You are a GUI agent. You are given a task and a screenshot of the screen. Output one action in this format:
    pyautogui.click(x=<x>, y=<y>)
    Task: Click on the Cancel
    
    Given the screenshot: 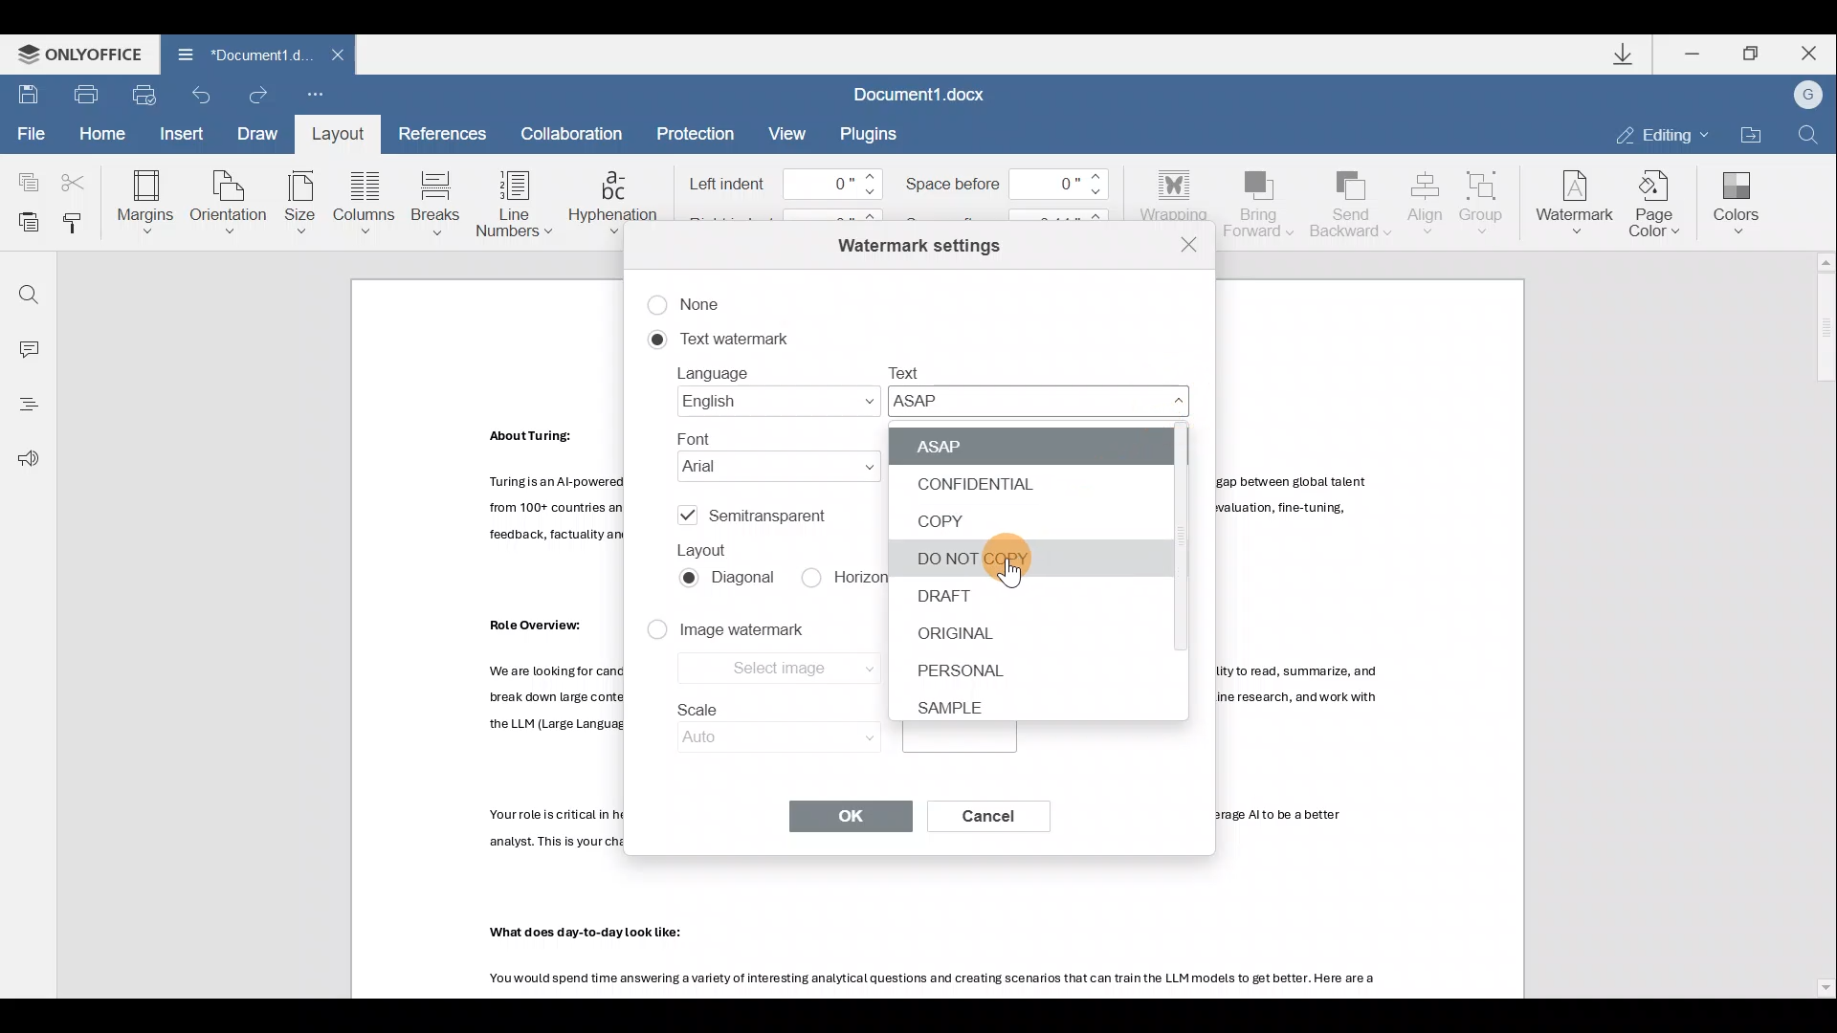 What is the action you would take?
    pyautogui.click(x=1003, y=822)
    